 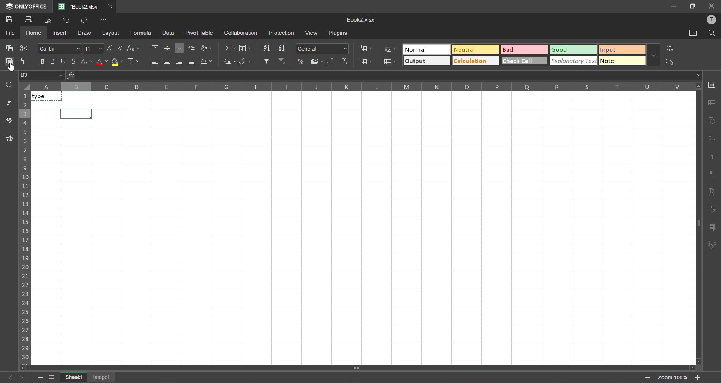 I want to click on protection, so click(x=282, y=32).